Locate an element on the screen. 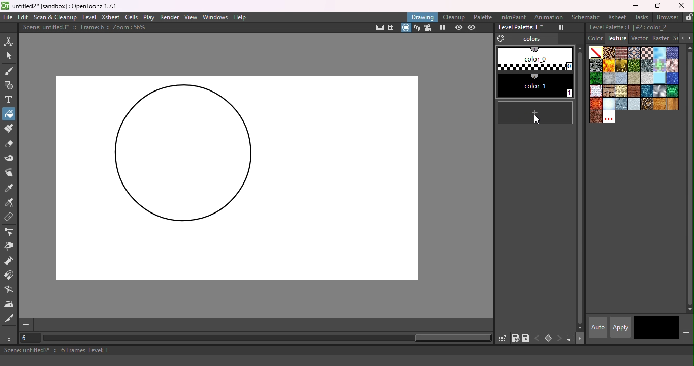 The image size is (694, 366). 3D view is located at coordinates (417, 27).